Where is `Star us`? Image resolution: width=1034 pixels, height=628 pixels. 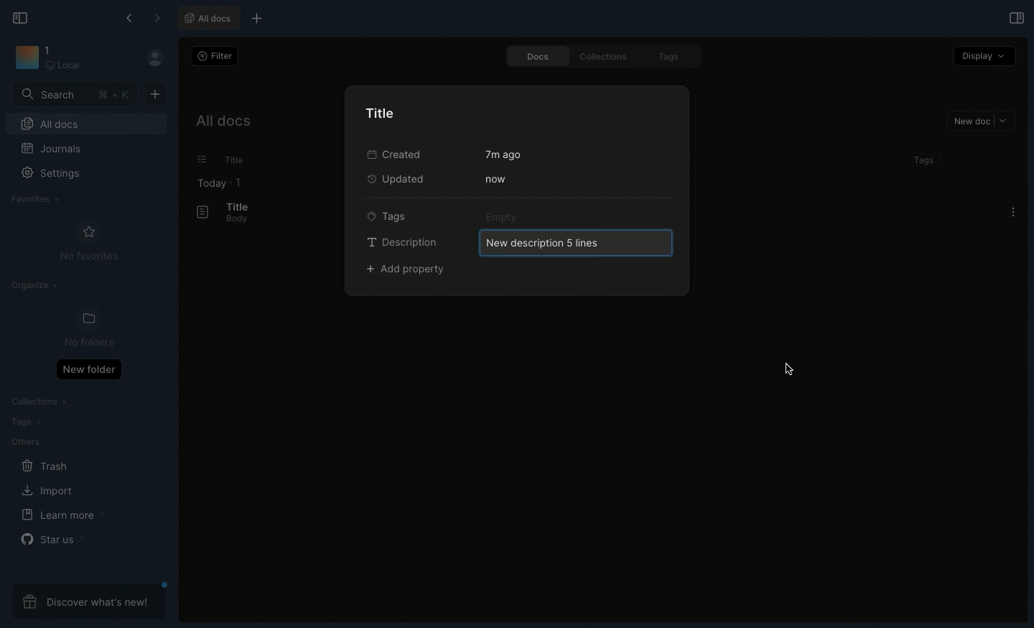 Star us is located at coordinates (51, 539).